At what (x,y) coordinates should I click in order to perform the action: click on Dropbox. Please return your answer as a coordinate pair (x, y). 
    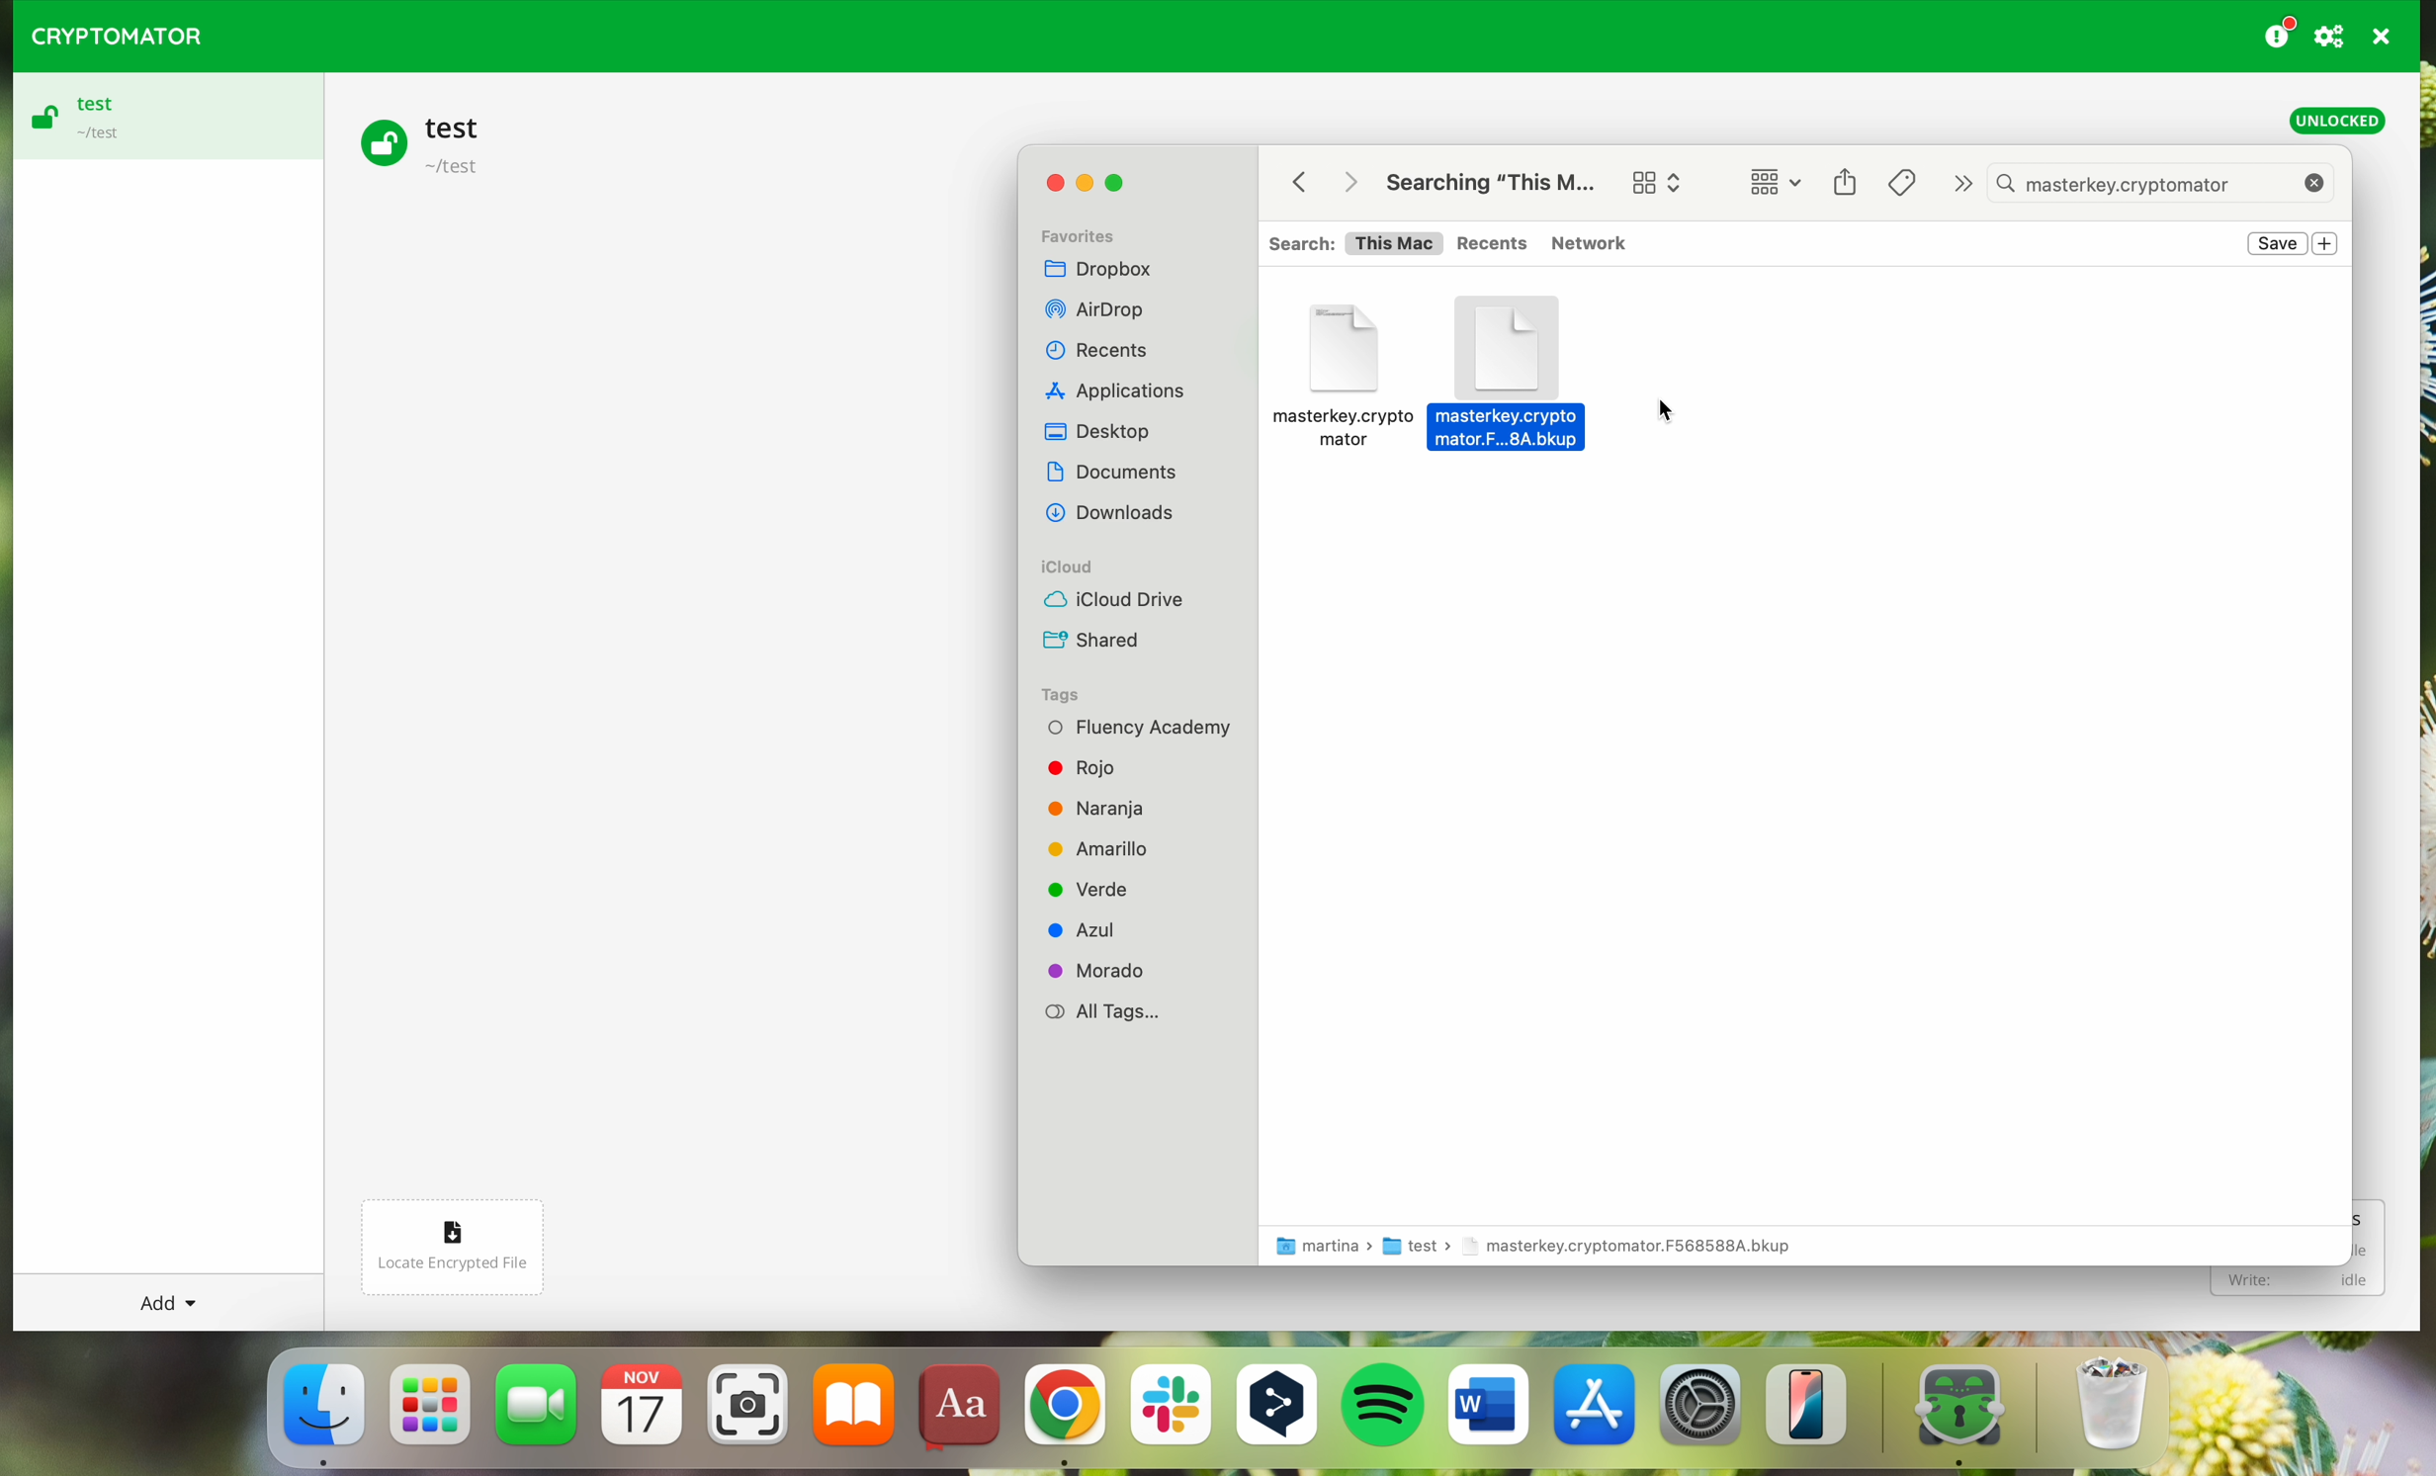
    Looking at the image, I should click on (1112, 267).